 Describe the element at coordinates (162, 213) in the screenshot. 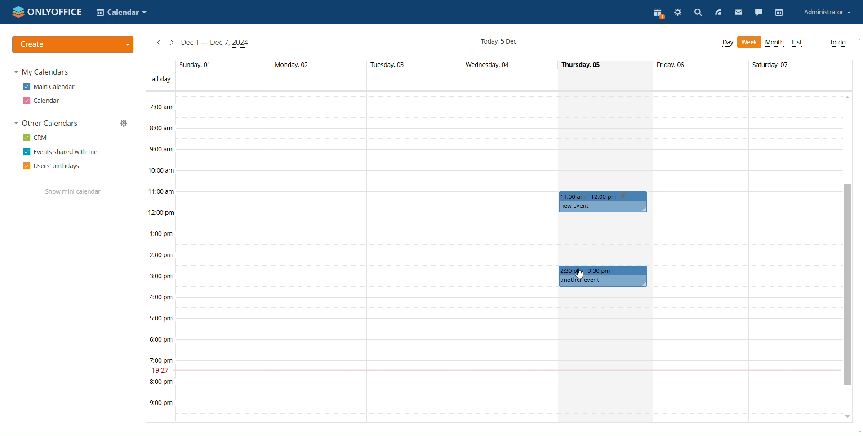

I see `12:00 pm` at that location.